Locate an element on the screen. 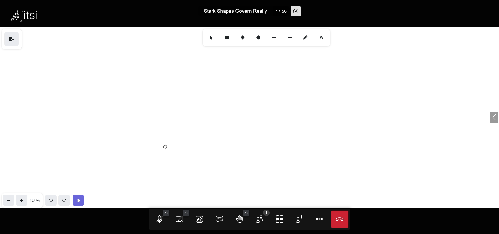 The image size is (499, 234). arrow is located at coordinates (274, 38).